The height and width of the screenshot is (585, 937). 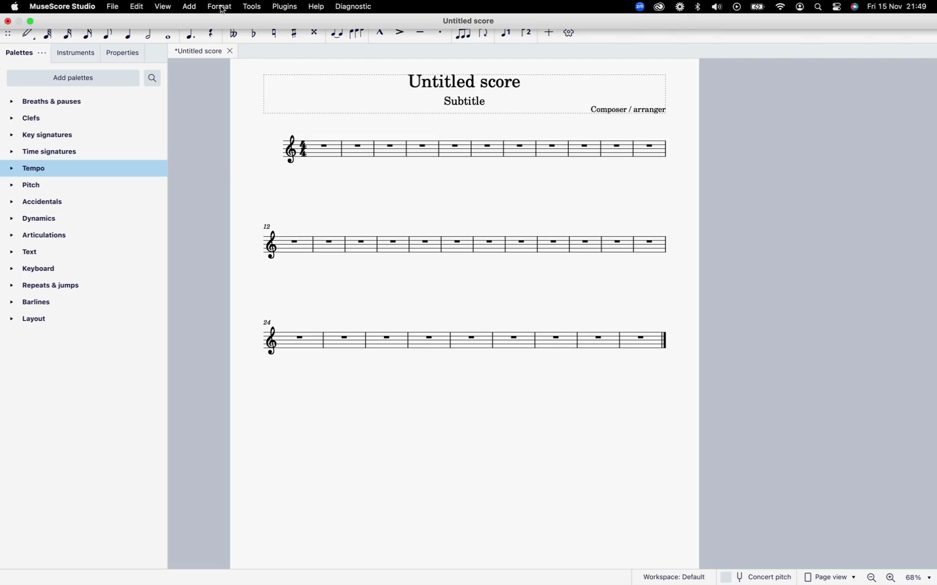 What do you see at coordinates (47, 186) in the screenshot?
I see `pitch` at bounding box center [47, 186].